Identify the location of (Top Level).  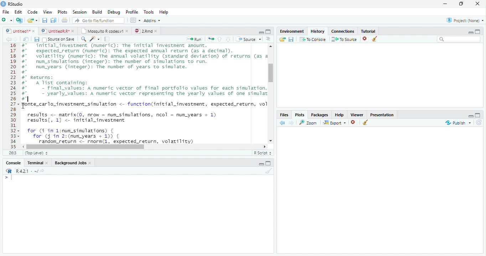
(36, 153).